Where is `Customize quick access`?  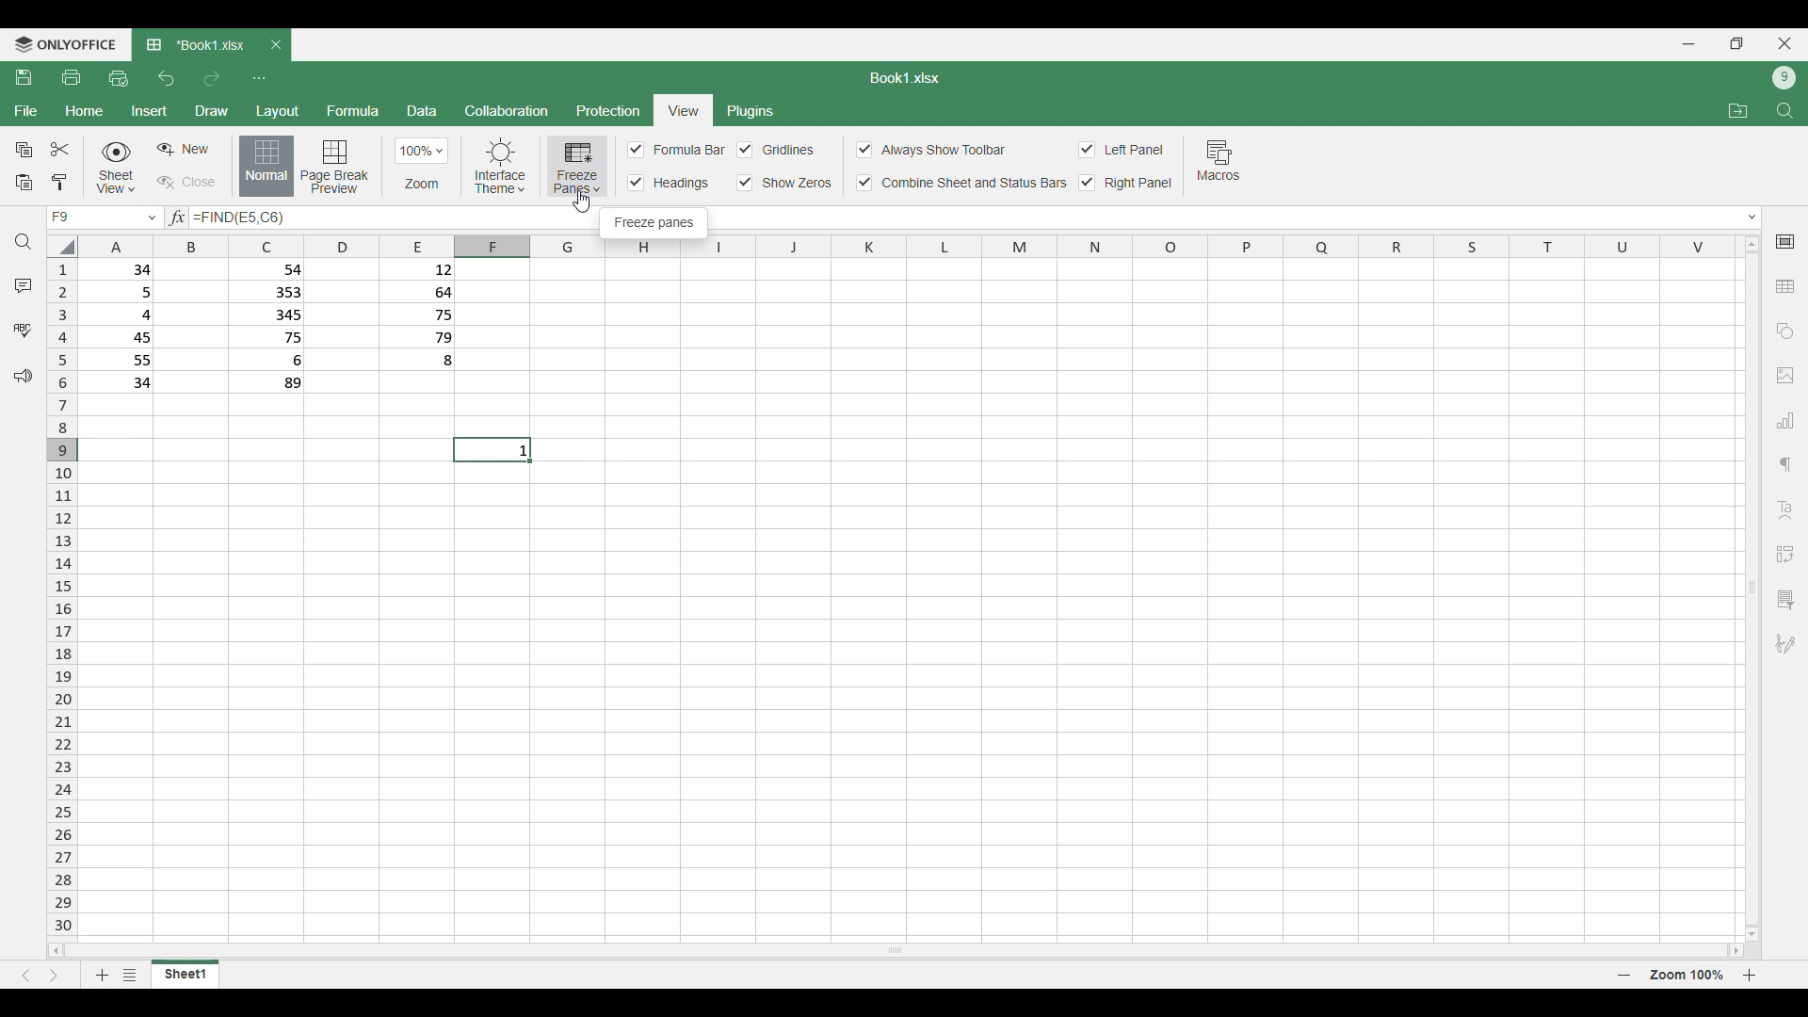 Customize quick access is located at coordinates (259, 79).